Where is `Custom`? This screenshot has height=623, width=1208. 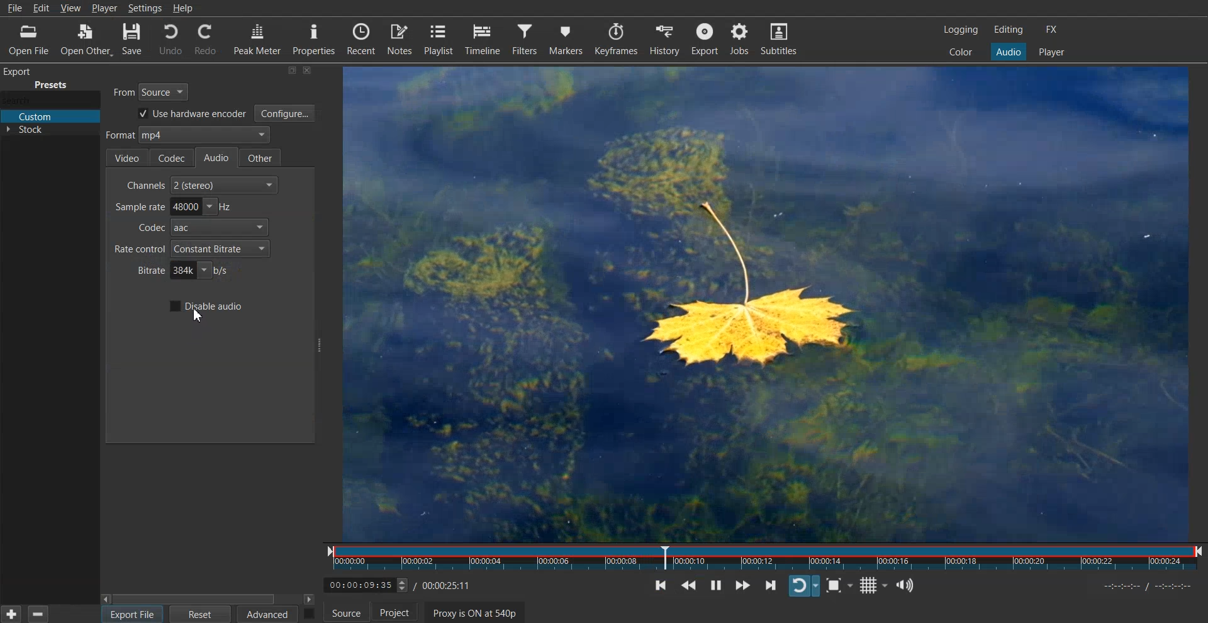 Custom is located at coordinates (50, 117).